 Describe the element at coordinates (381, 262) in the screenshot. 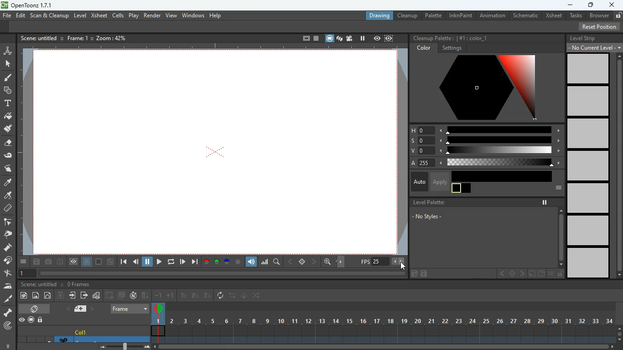

I see `25` at that location.